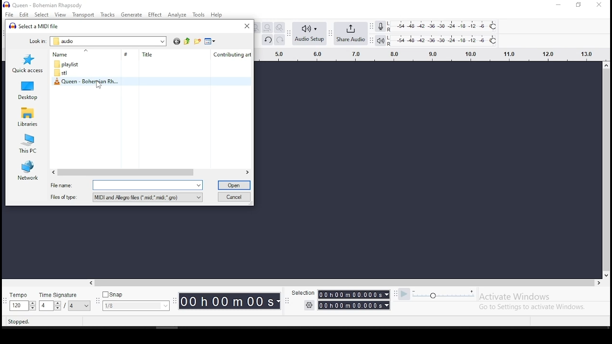 This screenshot has height=344, width=612. What do you see at coordinates (381, 26) in the screenshot?
I see `recording level` at bounding box center [381, 26].